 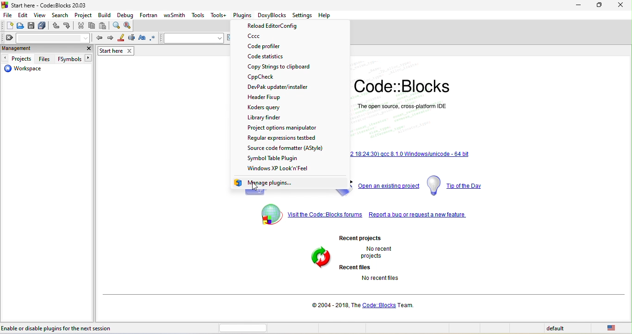 I want to click on management, so click(x=39, y=49).